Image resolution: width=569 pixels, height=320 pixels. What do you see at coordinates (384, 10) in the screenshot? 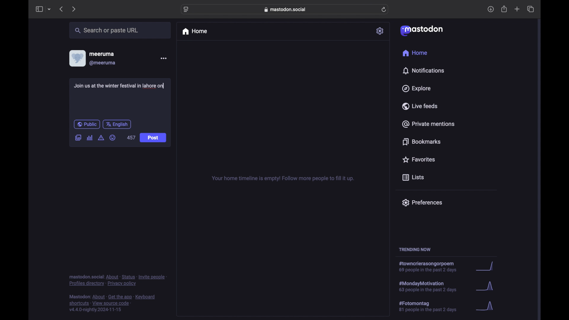
I see `refresh` at bounding box center [384, 10].